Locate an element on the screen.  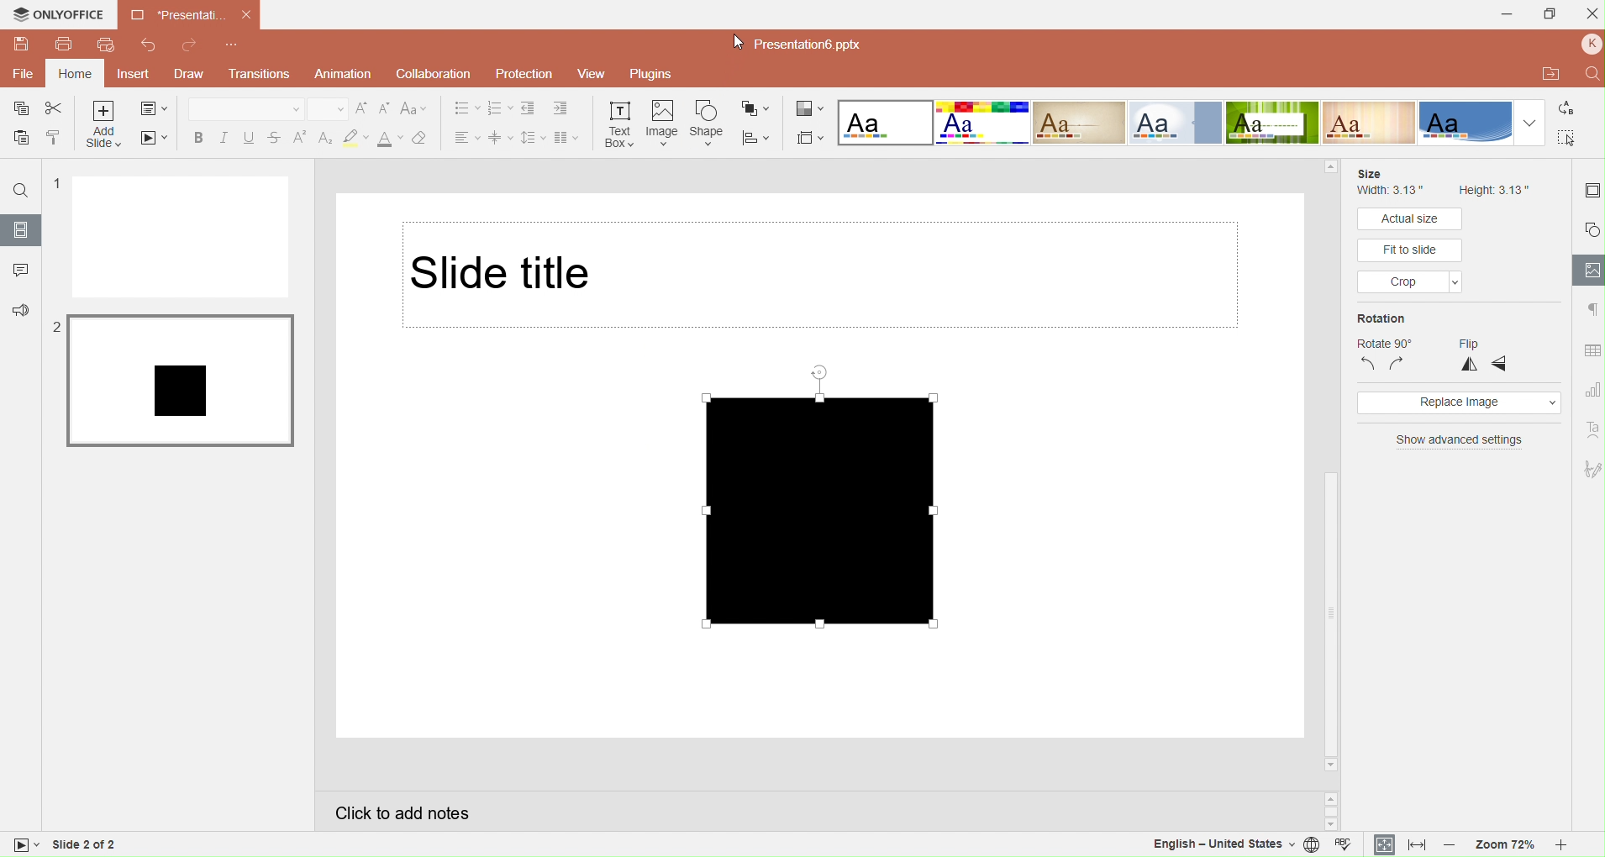
Select all is located at coordinates (1568, 135).